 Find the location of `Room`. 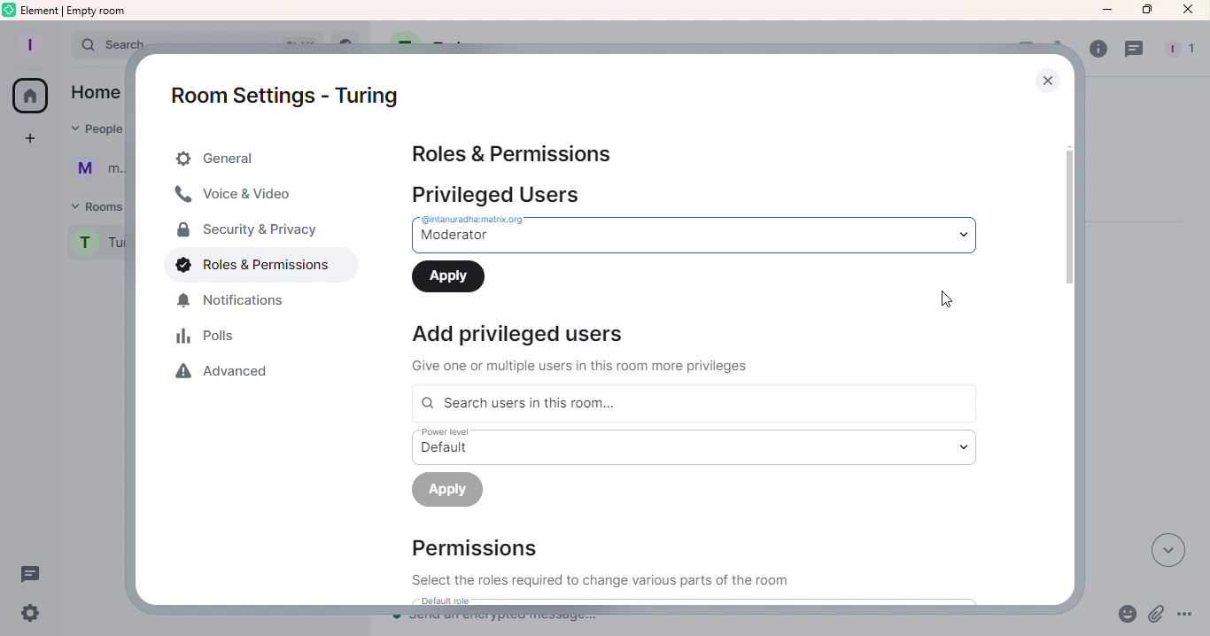

Room is located at coordinates (92, 246).